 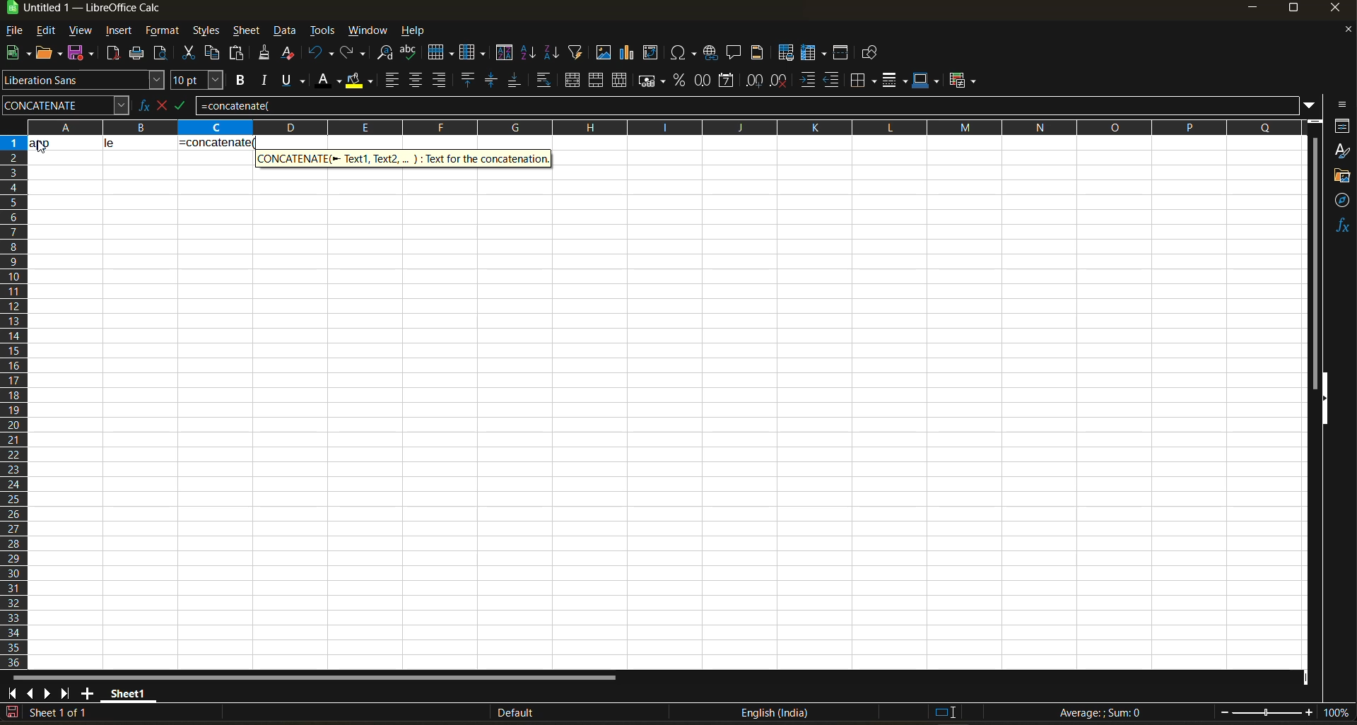 I want to click on vertical scroll bar, so click(x=1315, y=253).